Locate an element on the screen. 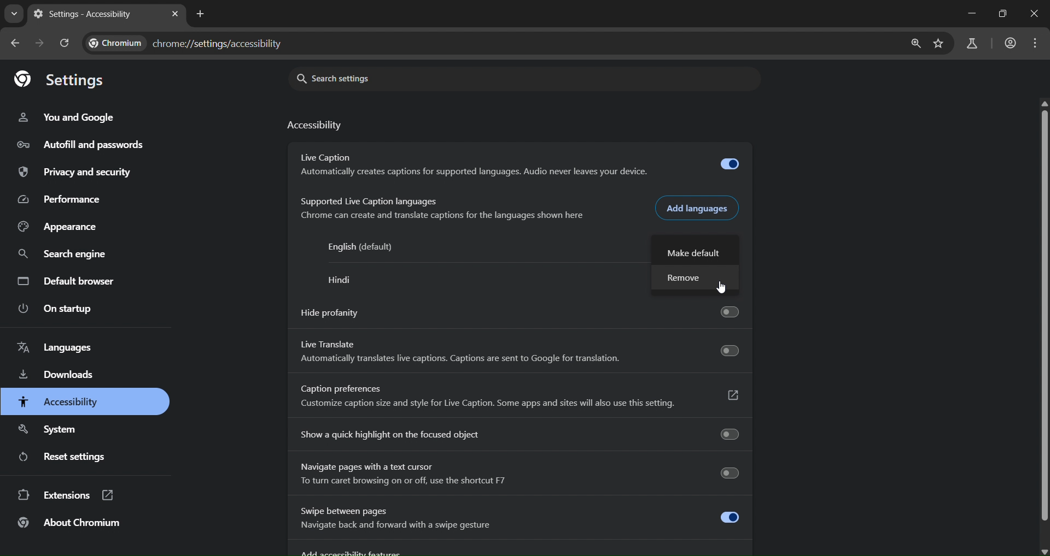  Live Translate
Automatically translates live captions. Captions are sent to Google for translation. is located at coordinates (518, 354).